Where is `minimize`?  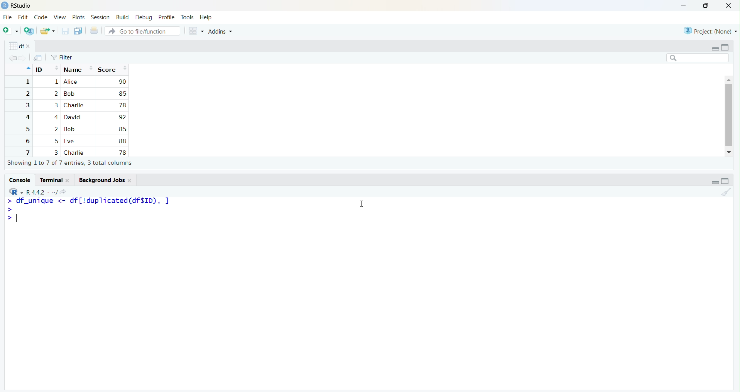 minimize is located at coordinates (715, 182).